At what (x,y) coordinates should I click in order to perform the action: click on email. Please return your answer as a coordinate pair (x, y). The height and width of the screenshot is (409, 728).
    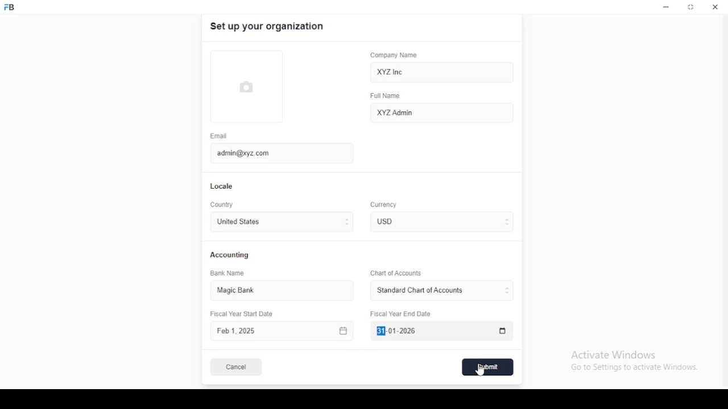
    Looking at the image, I should click on (219, 136).